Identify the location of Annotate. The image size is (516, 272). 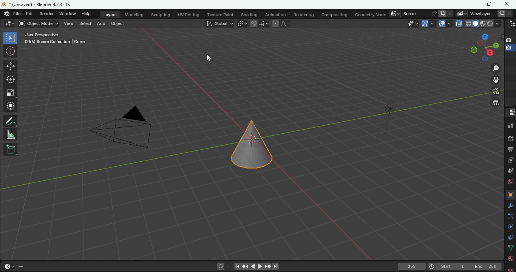
(11, 121).